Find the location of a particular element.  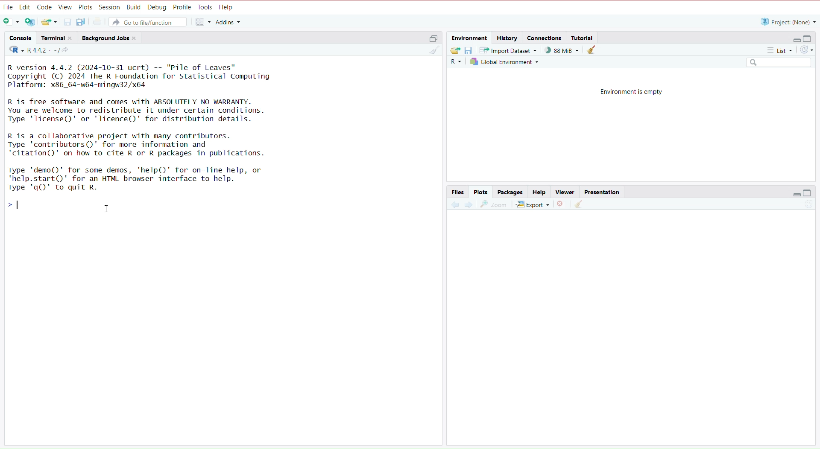

Save all open files is located at coordinates (80, 22).